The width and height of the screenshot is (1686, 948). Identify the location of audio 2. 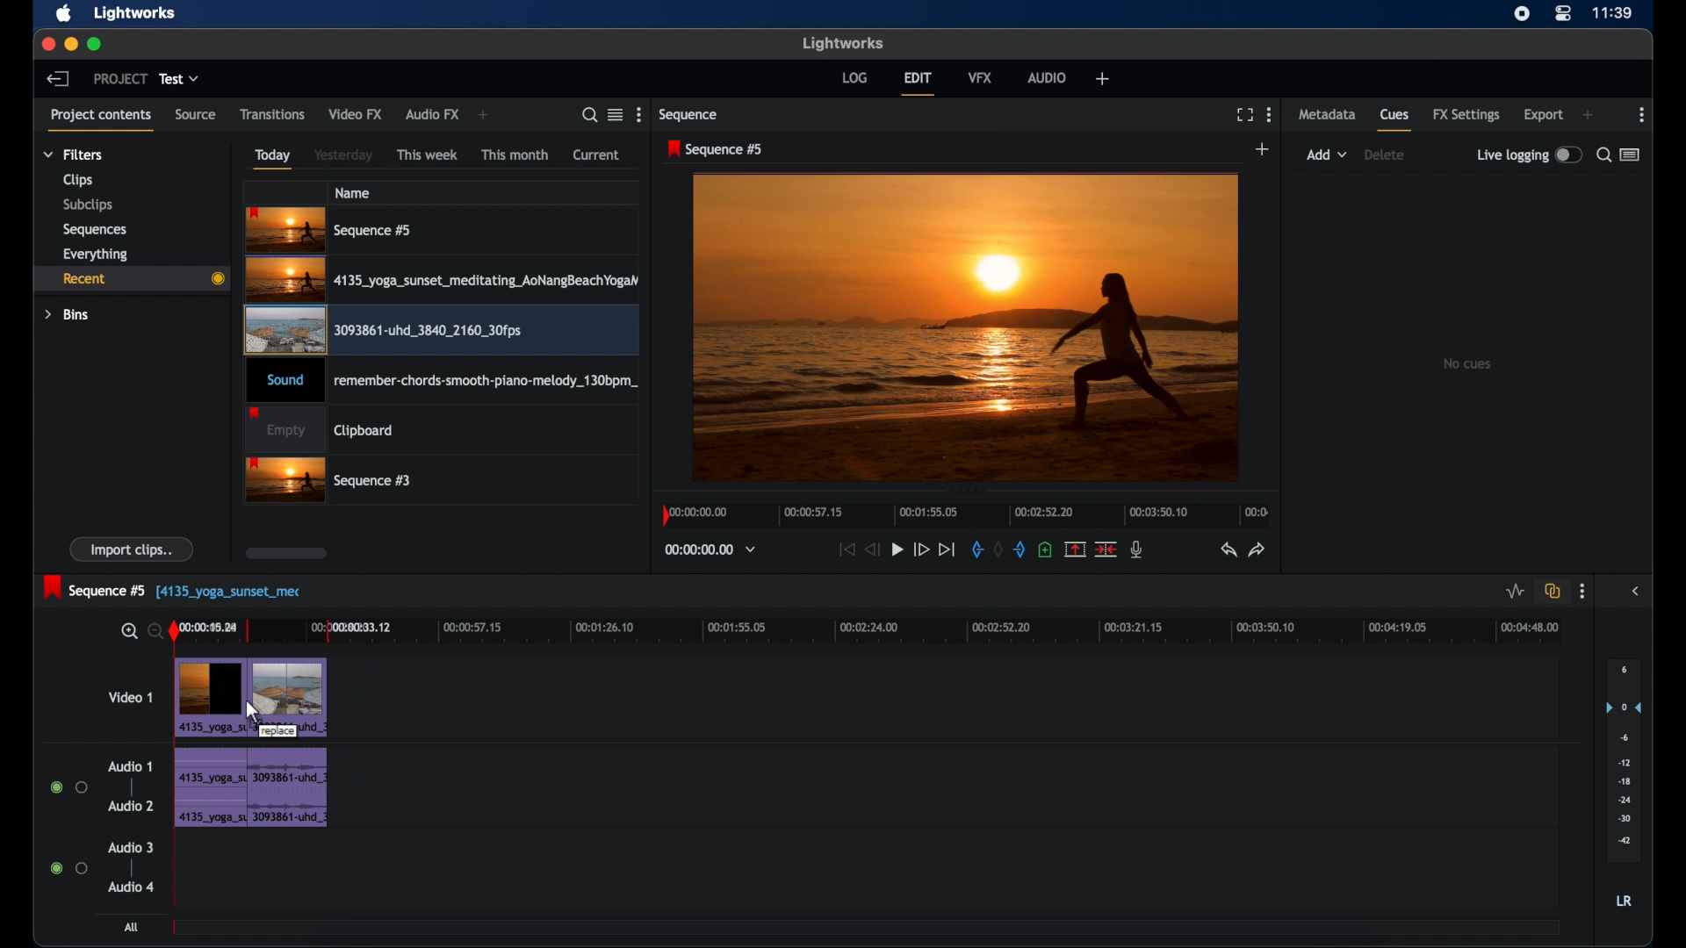
(133, 806).